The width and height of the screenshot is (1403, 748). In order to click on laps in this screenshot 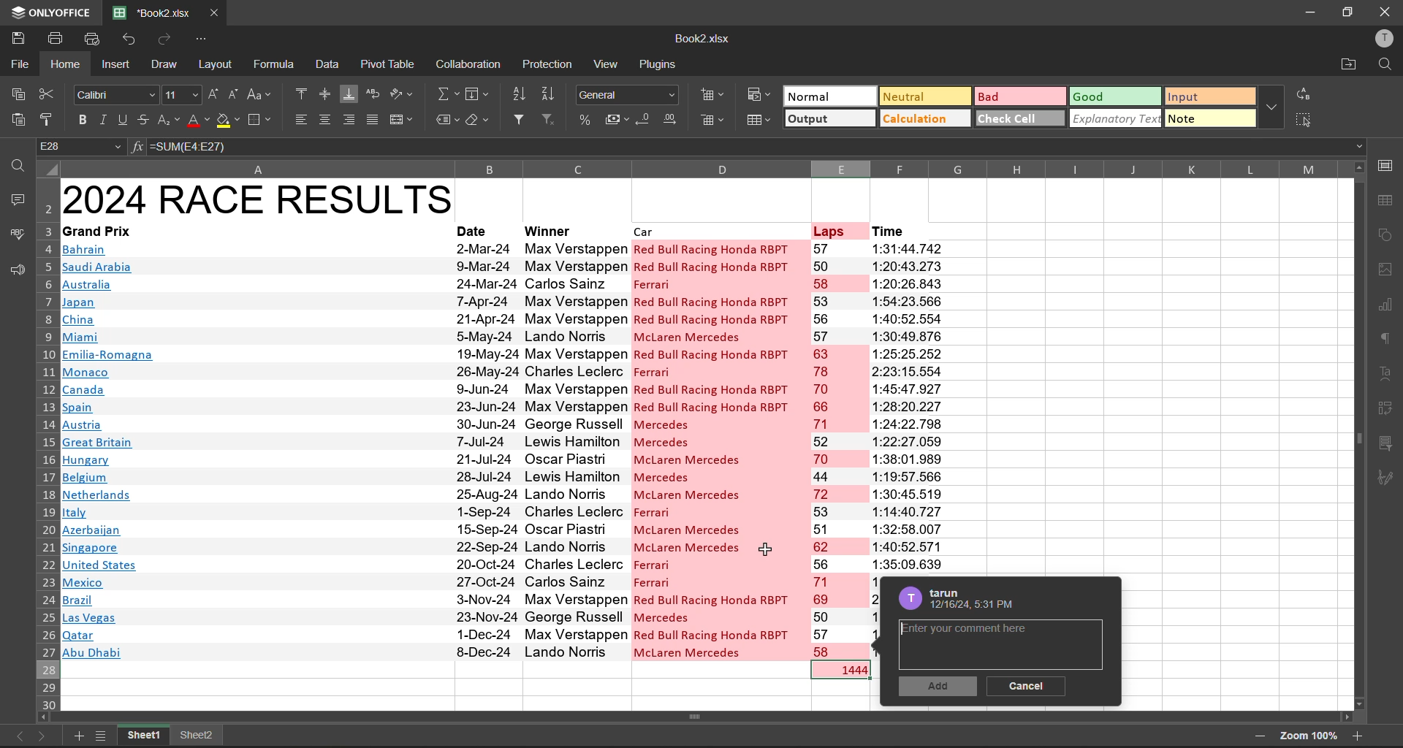, I will do `click(839, 450)`.